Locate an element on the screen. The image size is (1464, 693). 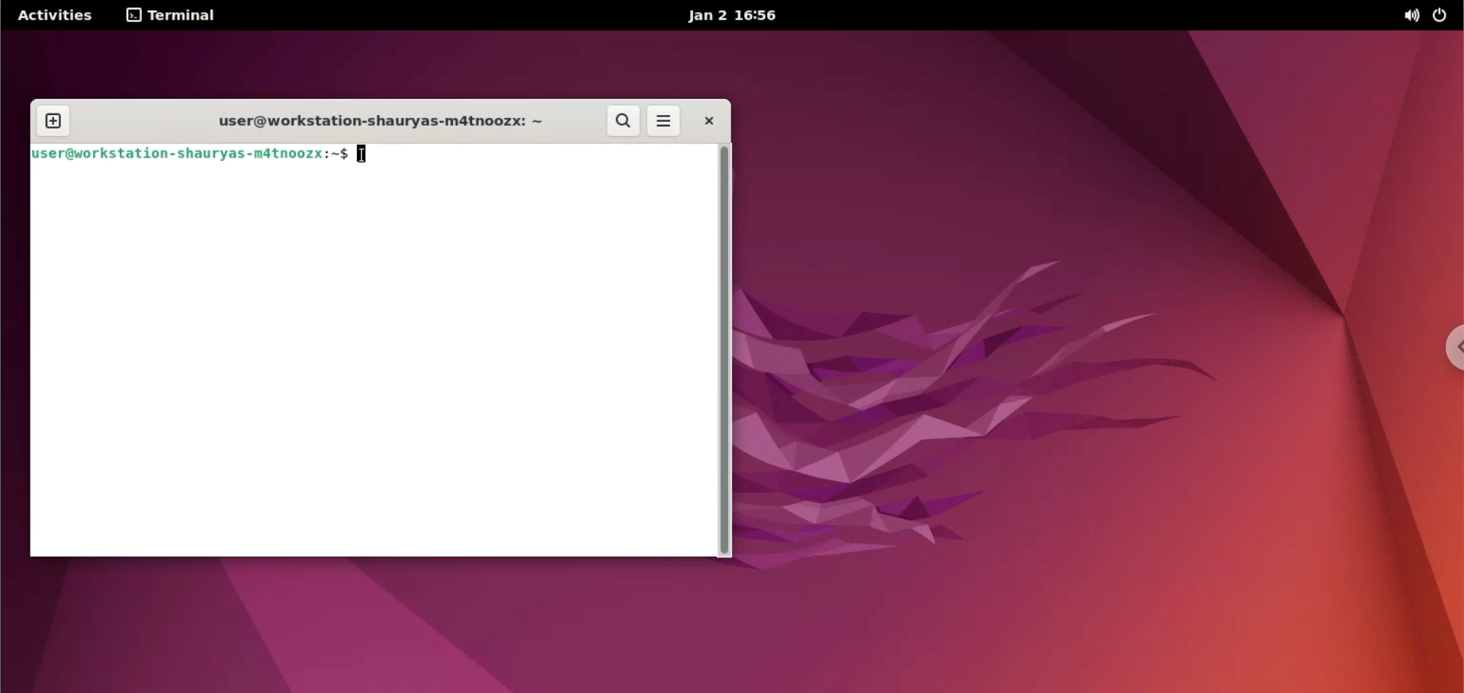
power options is located at coordinates (1443, 16).